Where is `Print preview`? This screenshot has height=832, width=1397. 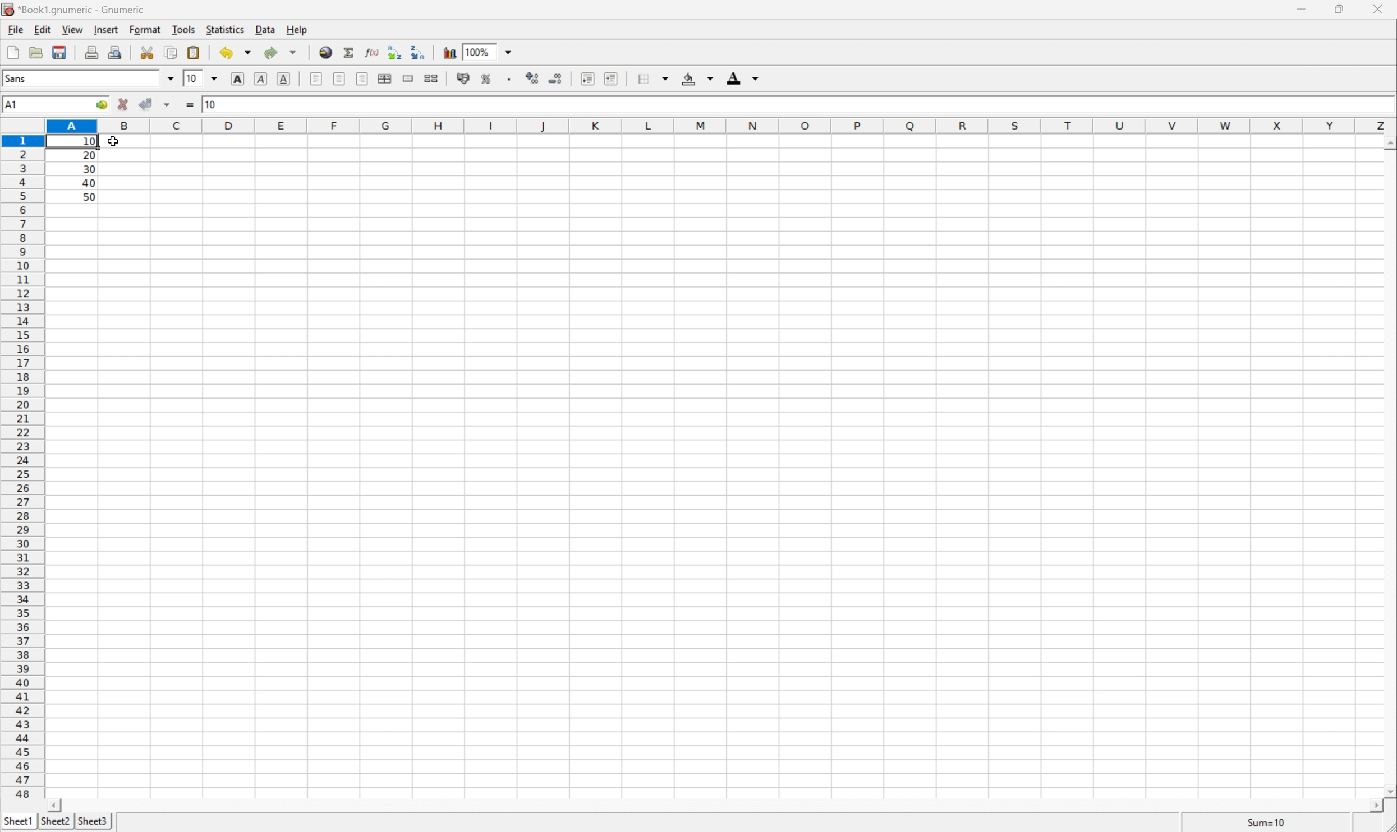
Print preview is located at coordinates (116, 51).